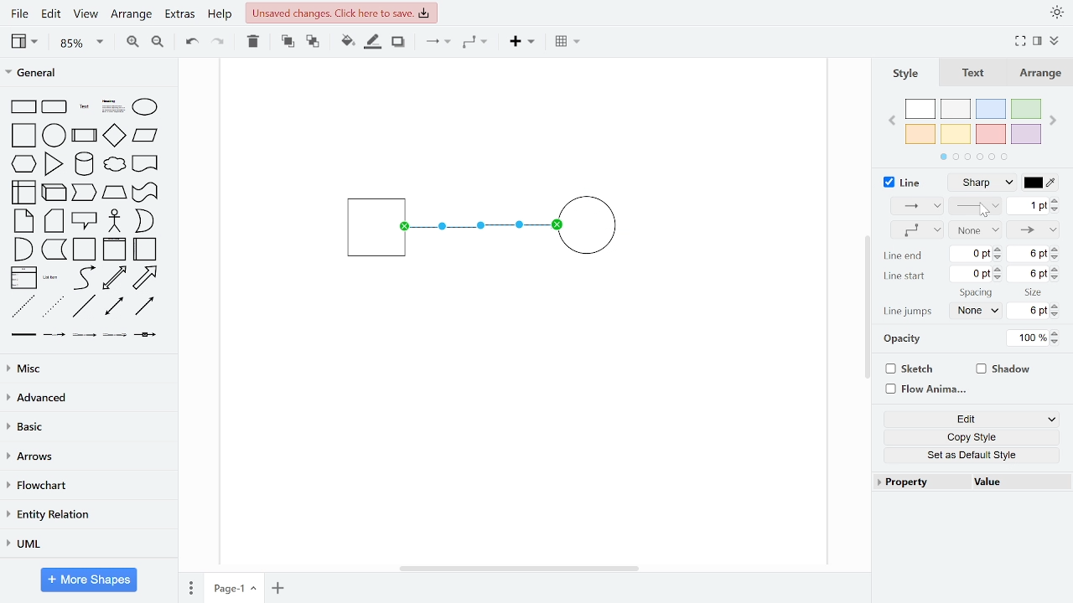  Describe the element at coordinates (114, 192) in the screenshot. I see `trapezoid` at that location.